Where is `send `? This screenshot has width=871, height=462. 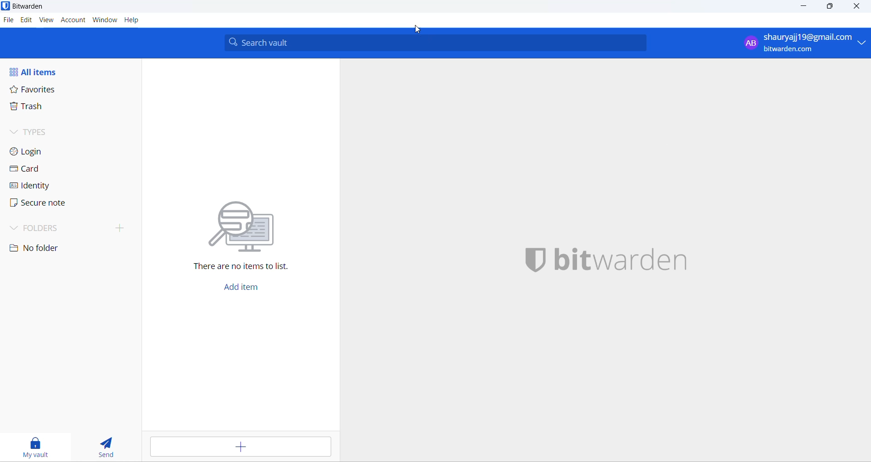 send  is located at coordinates (107, 447).